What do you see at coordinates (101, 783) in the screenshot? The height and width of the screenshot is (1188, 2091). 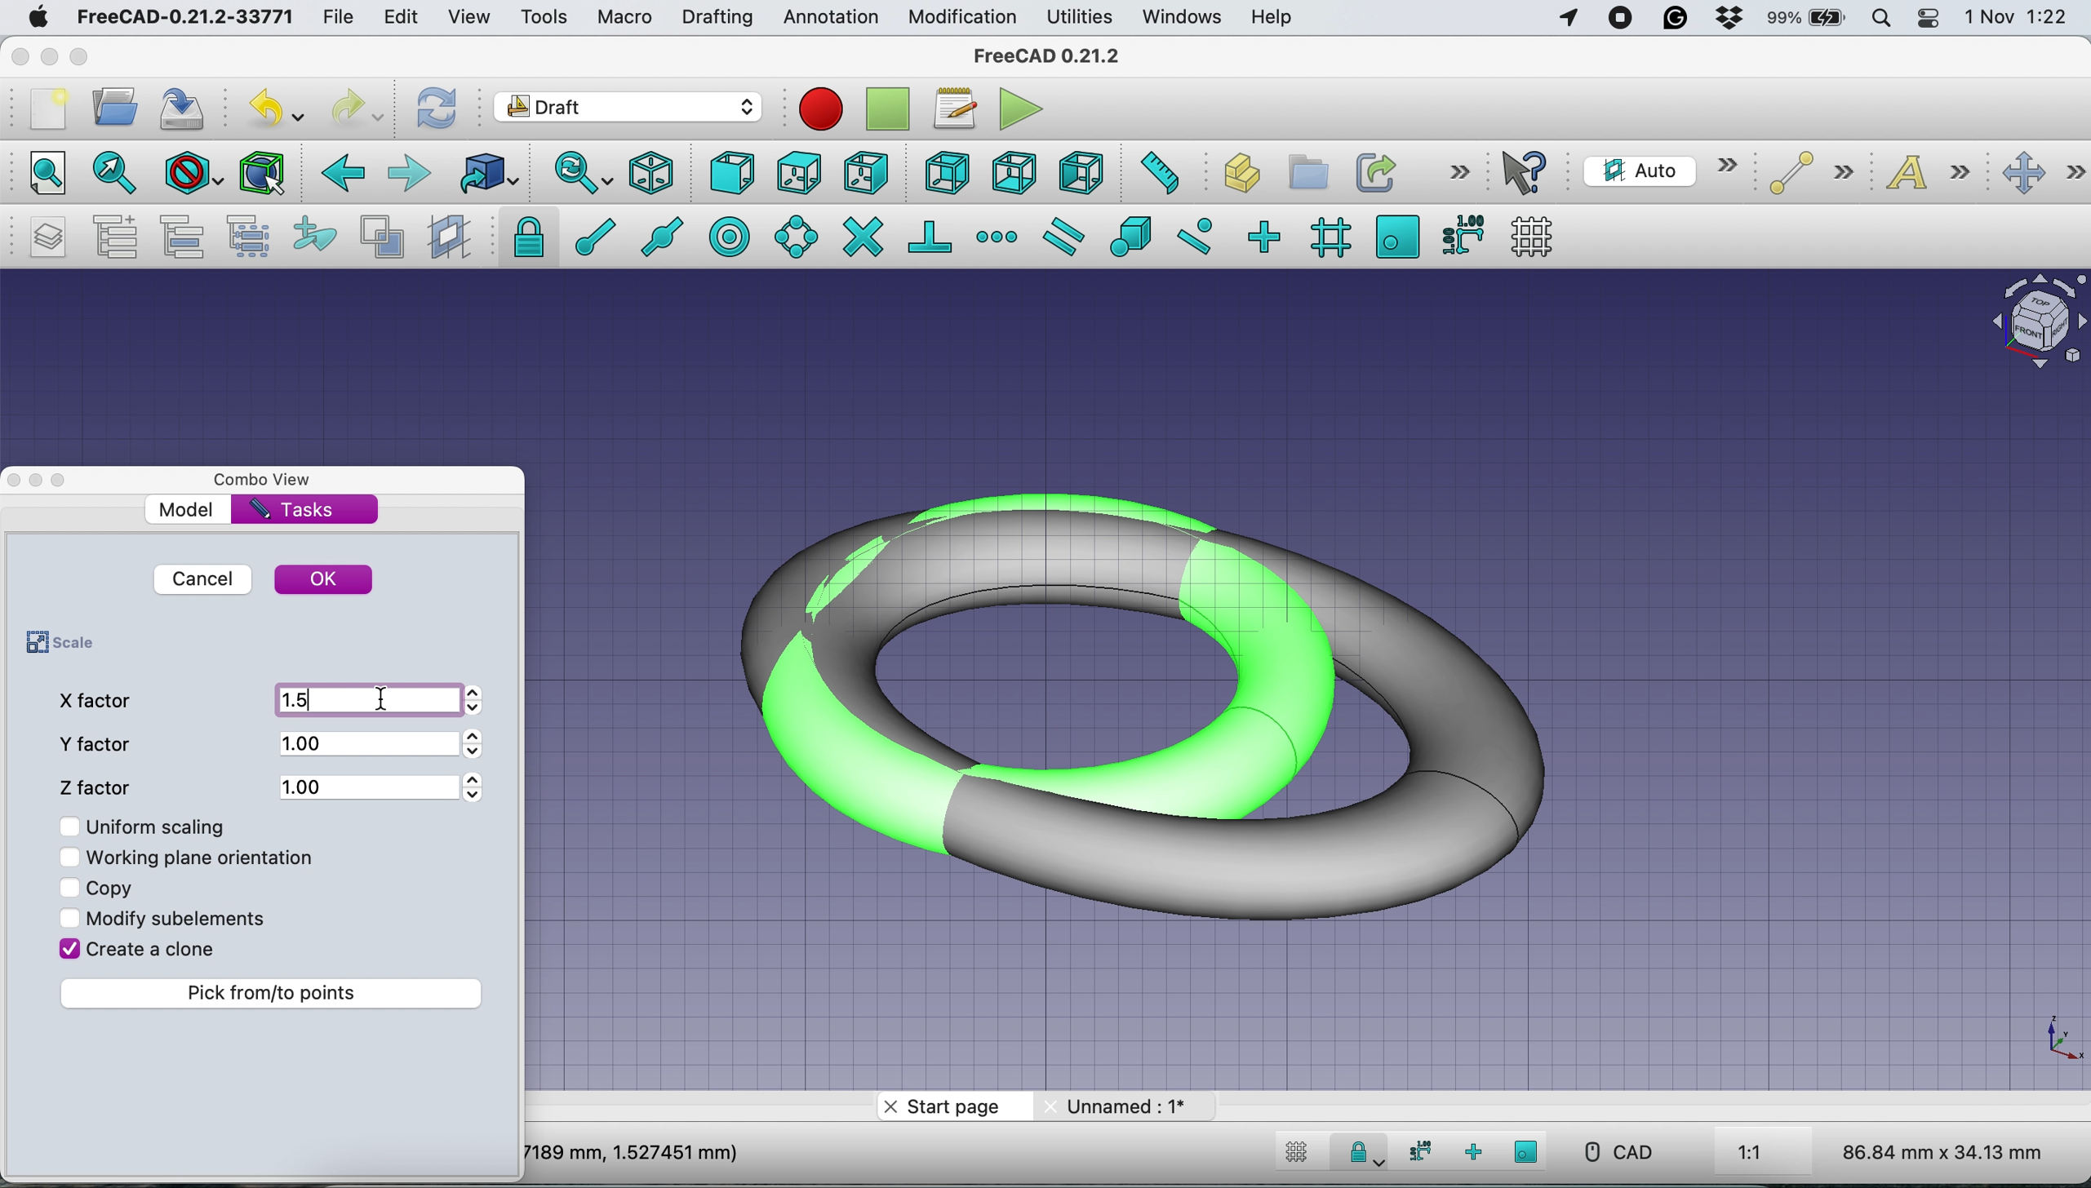 I see `z factor` at bounding box center [101, 783].